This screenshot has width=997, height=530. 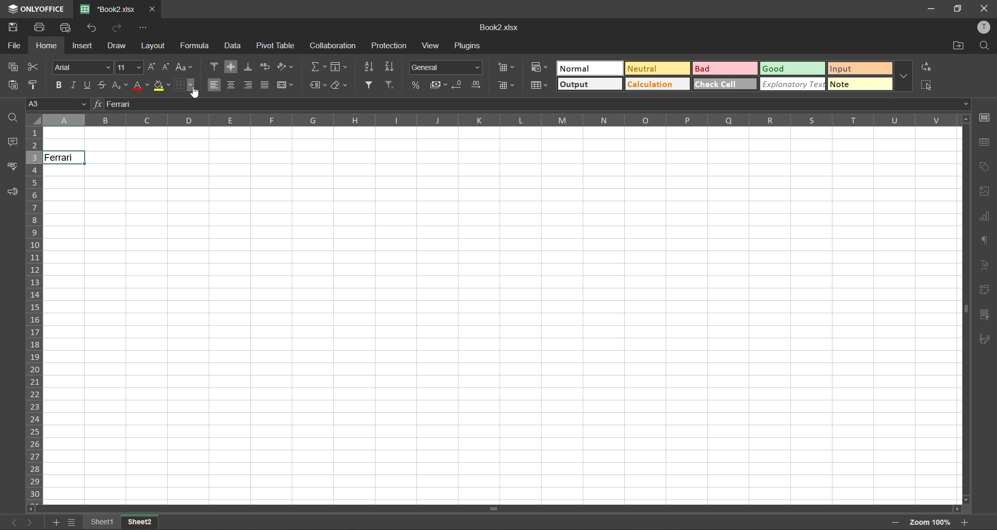 I want to click on profile, so click(x=985, y=28).